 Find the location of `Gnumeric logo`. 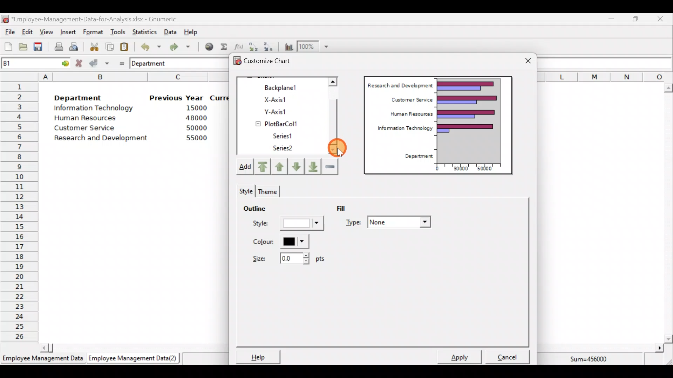

Gnumeric logo is located at coordinates (5, 20).